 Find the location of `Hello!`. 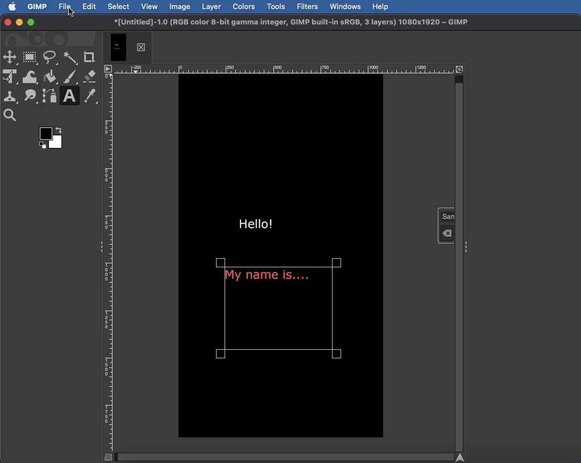

Hello! is located at coordinates (256, 222).